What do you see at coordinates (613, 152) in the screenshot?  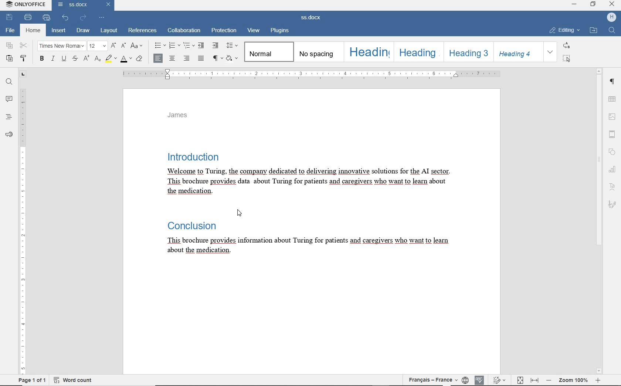 I see `SHAPE` at bounding box center [613, 152].